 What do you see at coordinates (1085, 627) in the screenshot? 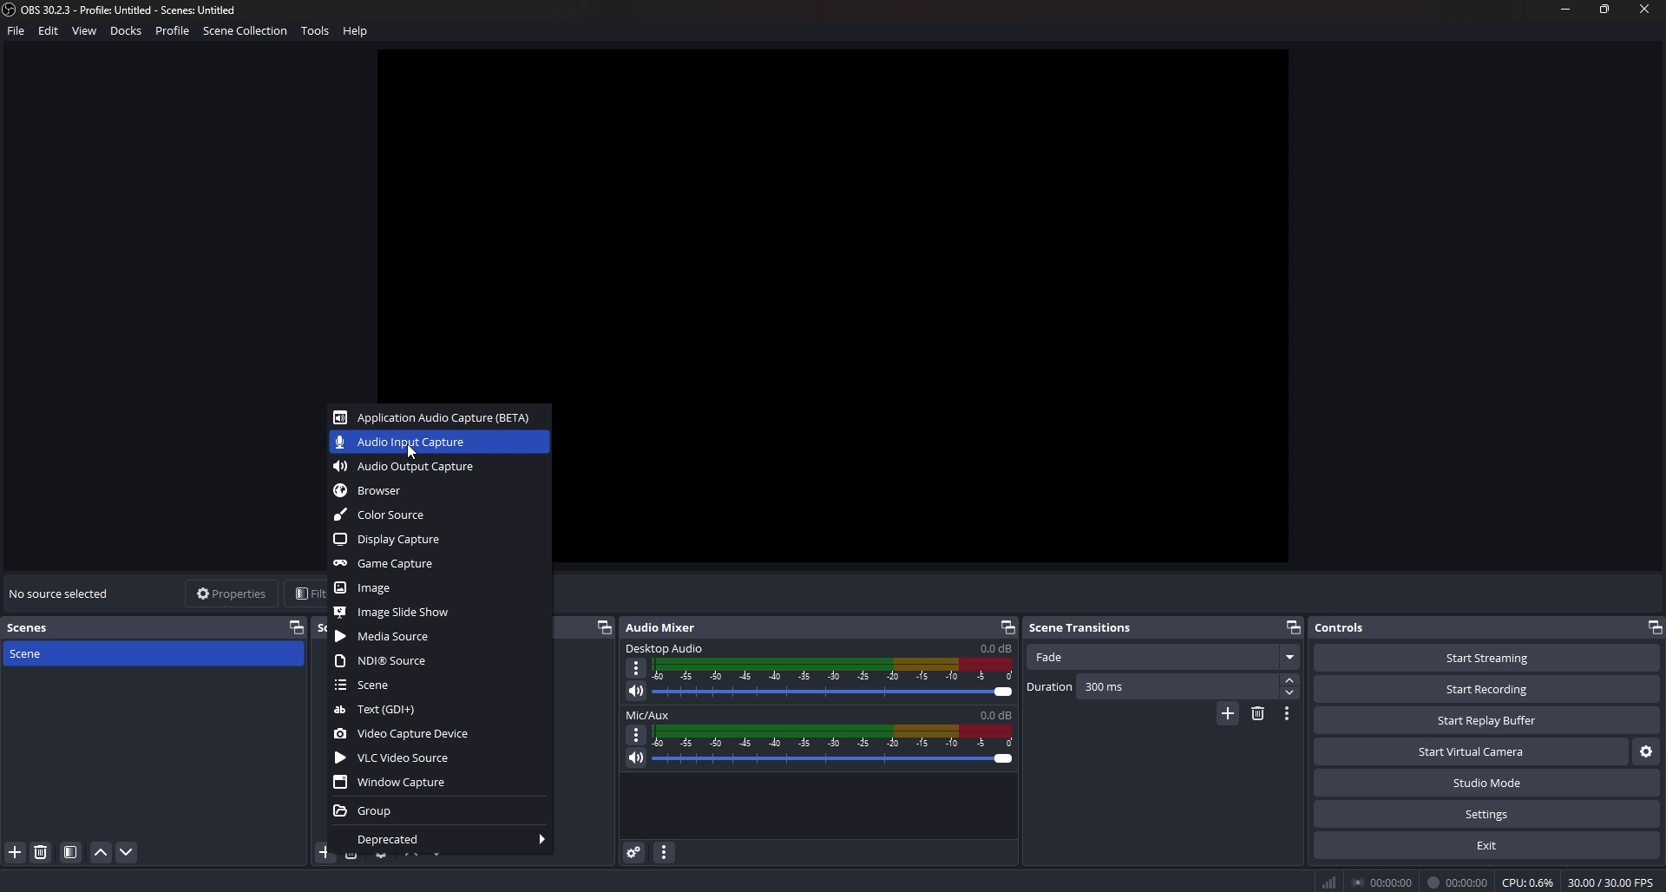
I see `scene transitions` at bounding box center [1085, 627].